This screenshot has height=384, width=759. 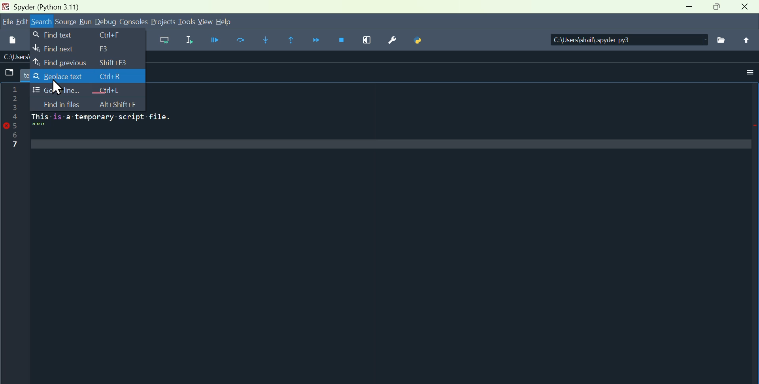 What do you see at coordinates (83, 62) in the screenshot?
I see `Find previous` at bounding box center [83, 62].